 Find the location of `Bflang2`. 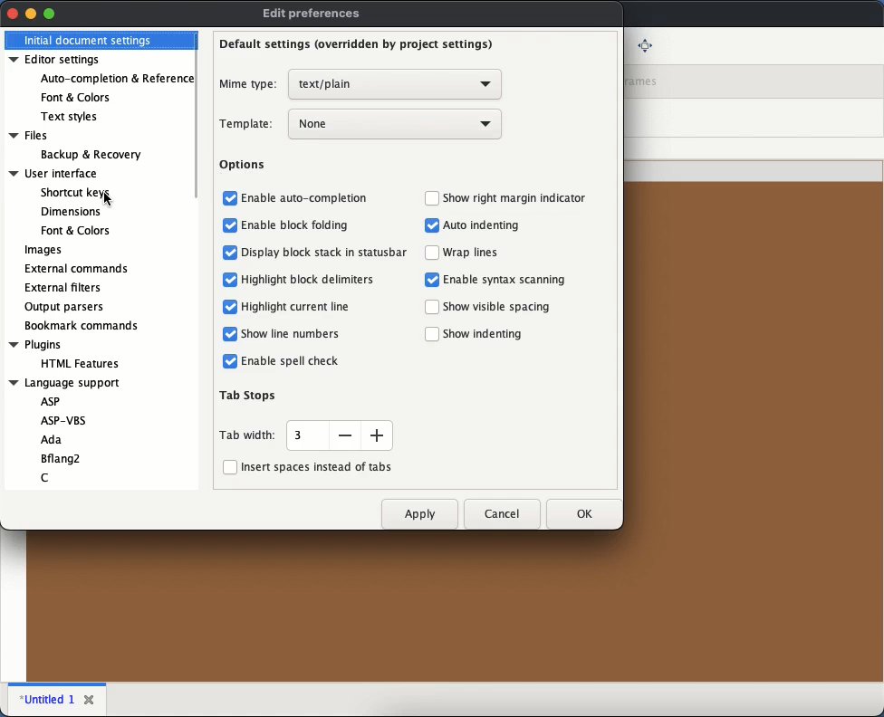

Bflang2 is located at coordinates (68, 458).